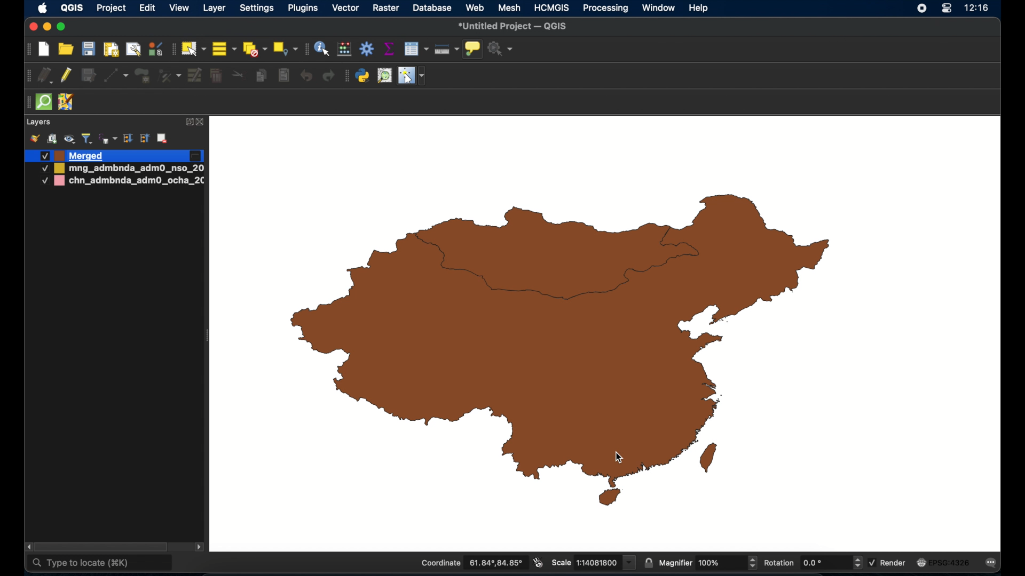 Image resolution: width=1025 pixels, height=576 pixels. I want to click on layers, so click(38, 123).